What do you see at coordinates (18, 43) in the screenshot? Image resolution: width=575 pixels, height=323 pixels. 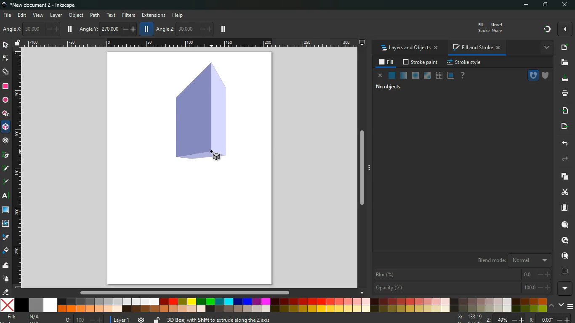 I see `unlock` at bounding box center [18, 43].